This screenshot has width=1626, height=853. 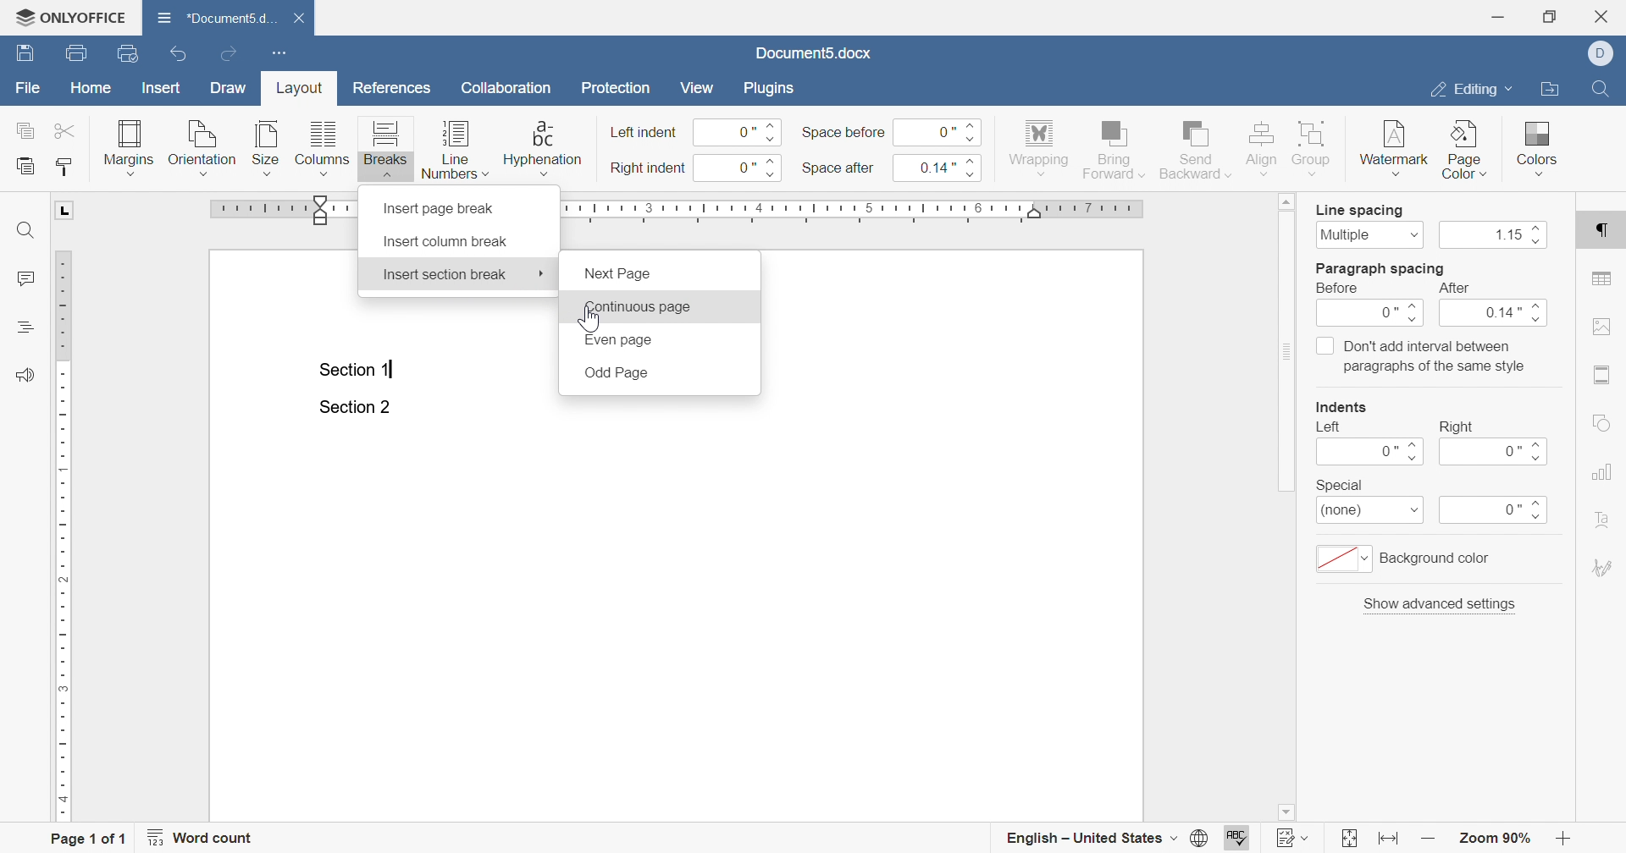 I want to click on Section 2, so click(x=354, y=408).